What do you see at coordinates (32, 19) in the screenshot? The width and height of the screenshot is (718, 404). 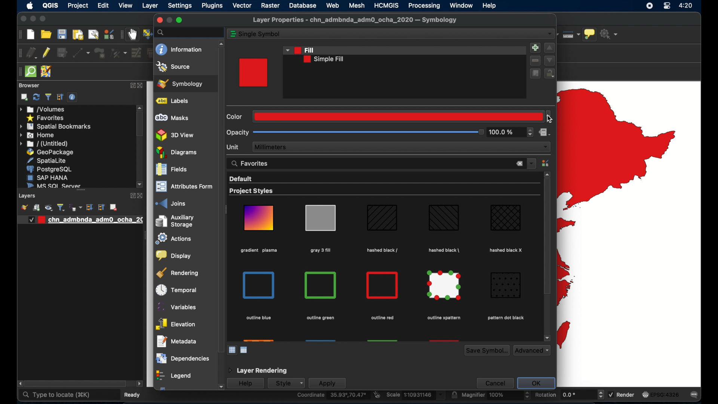 I see `minimize ` at bounding box center [32, 19].